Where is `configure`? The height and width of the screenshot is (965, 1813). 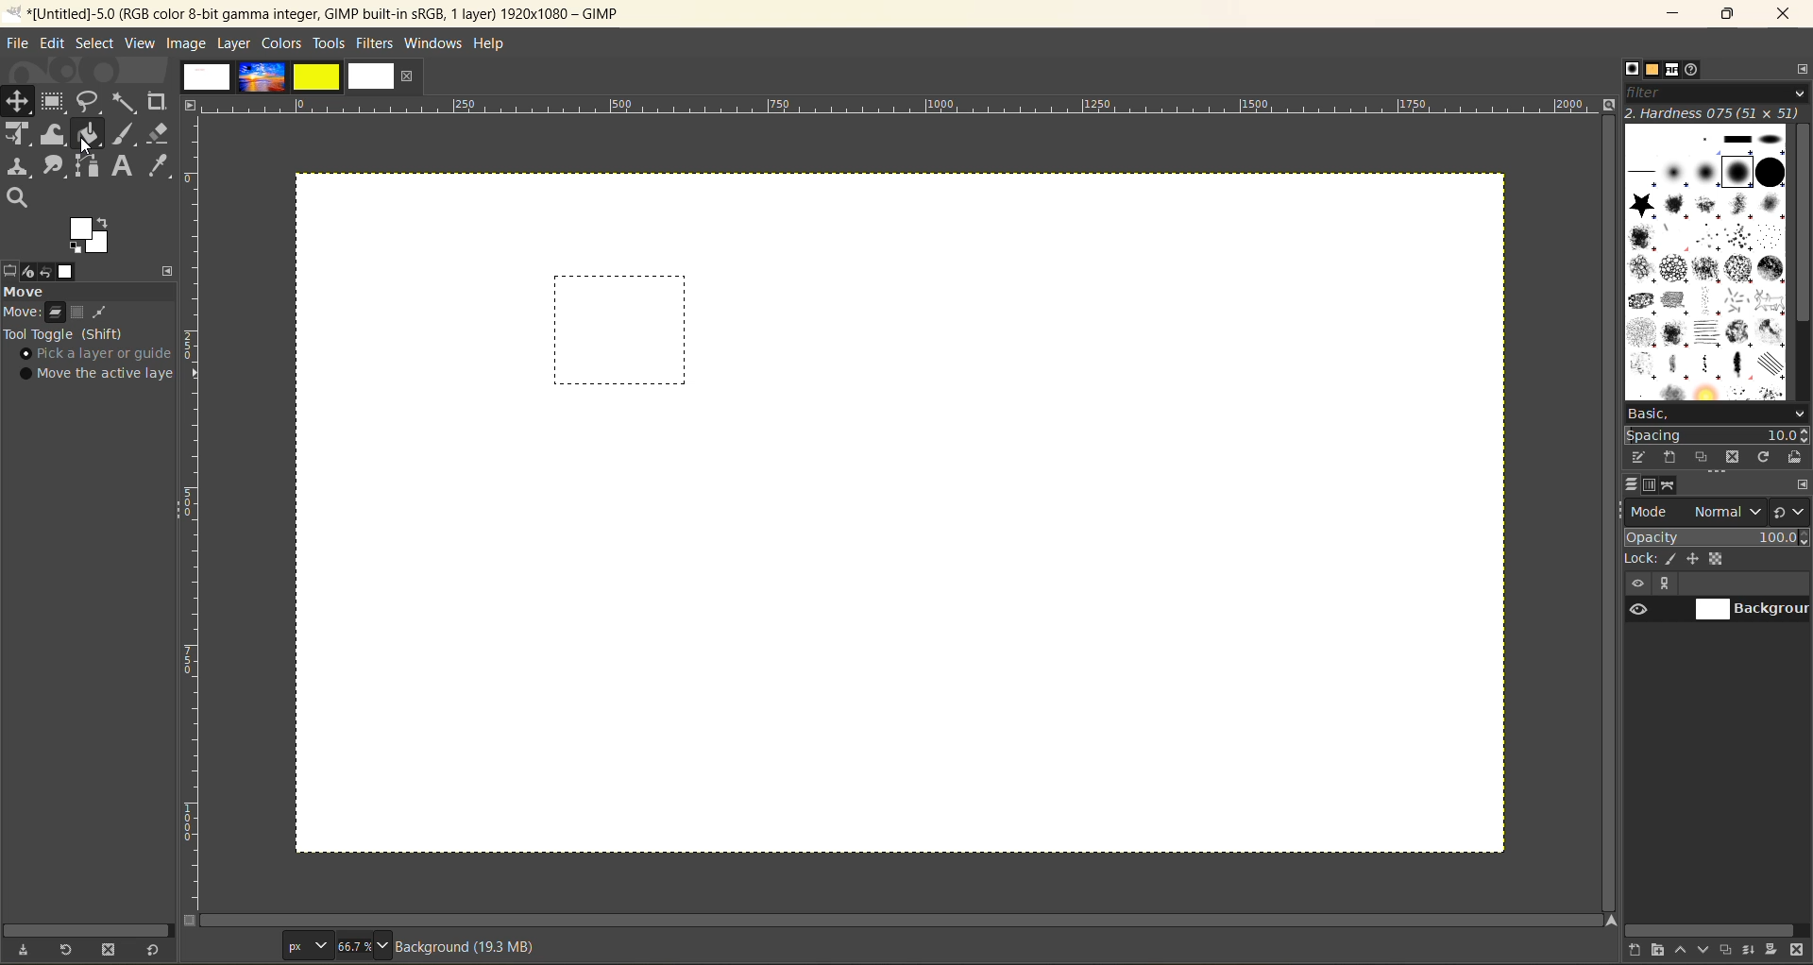
configure is located at coordinates (1801, 486).